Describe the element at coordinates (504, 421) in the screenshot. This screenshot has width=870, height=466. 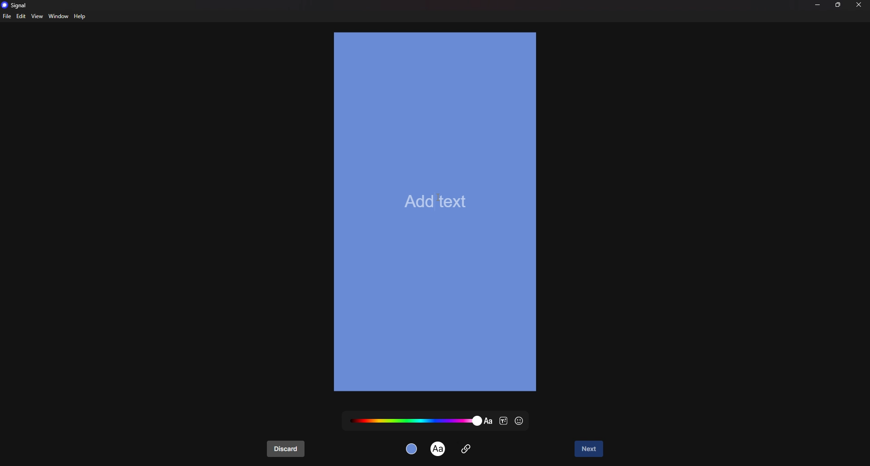
I see `text style` at that location.